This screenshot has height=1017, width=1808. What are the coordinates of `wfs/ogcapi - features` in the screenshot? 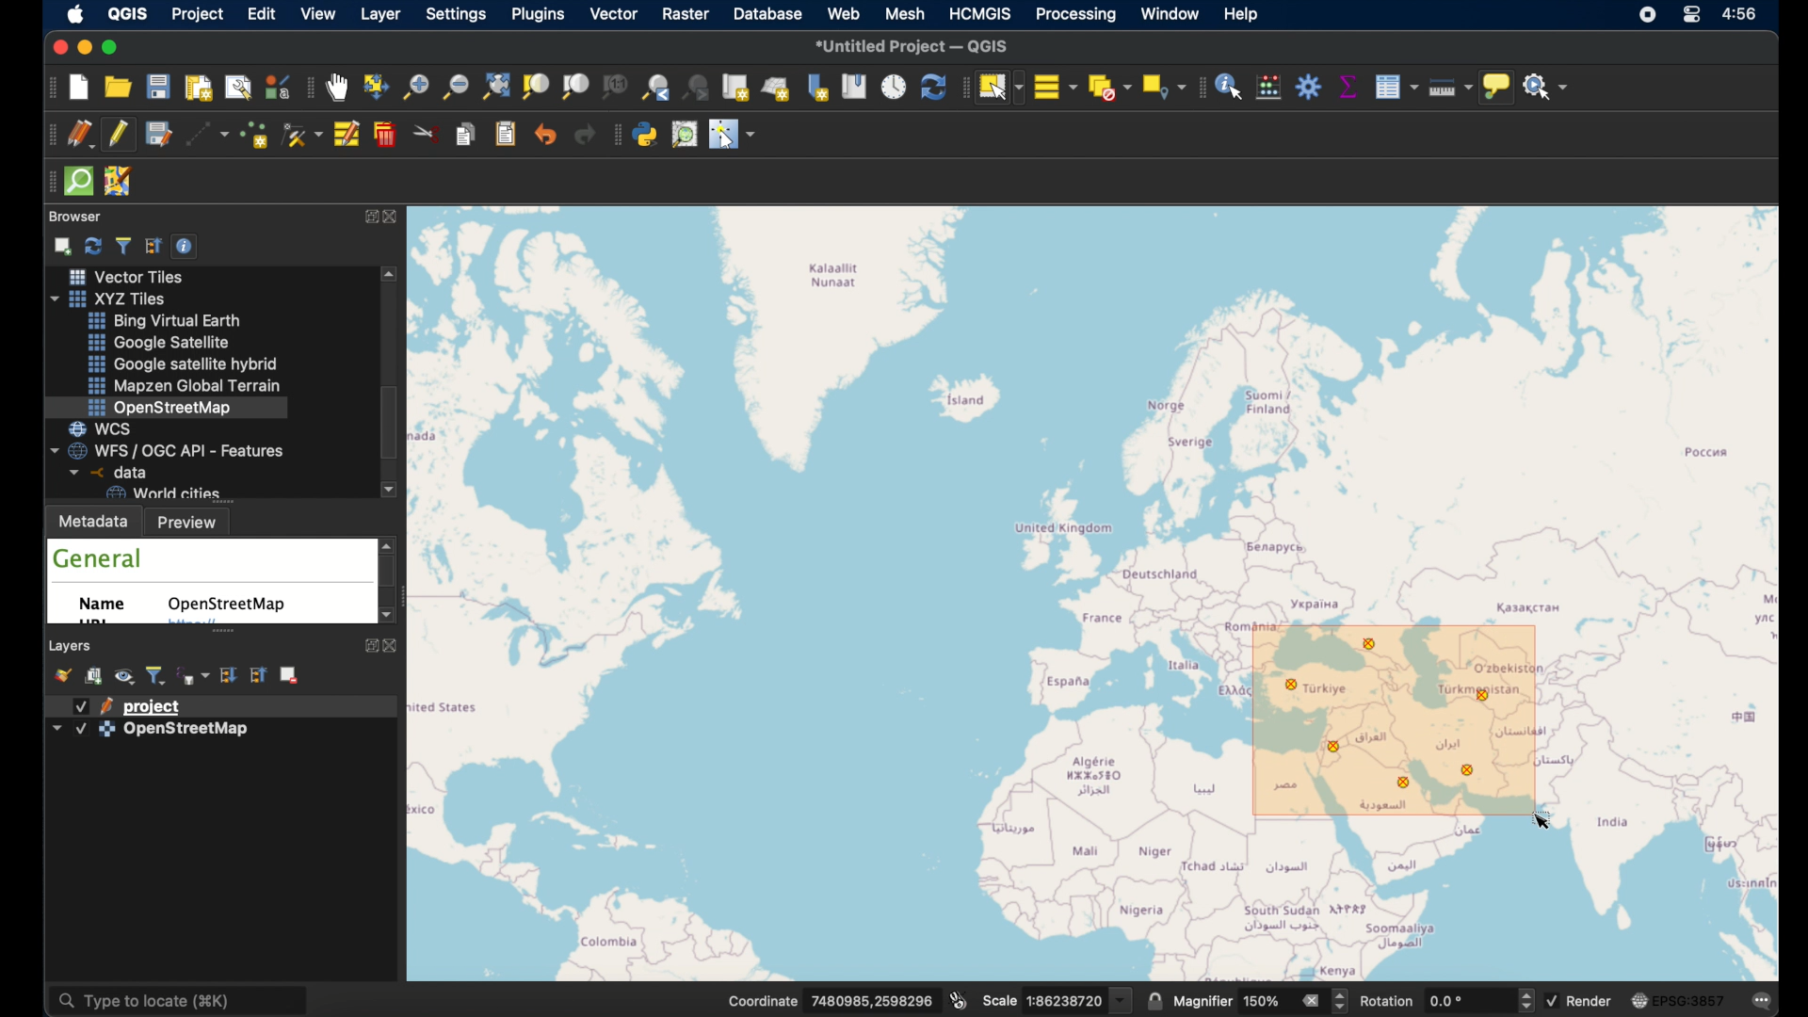 It's located at (169, 449).